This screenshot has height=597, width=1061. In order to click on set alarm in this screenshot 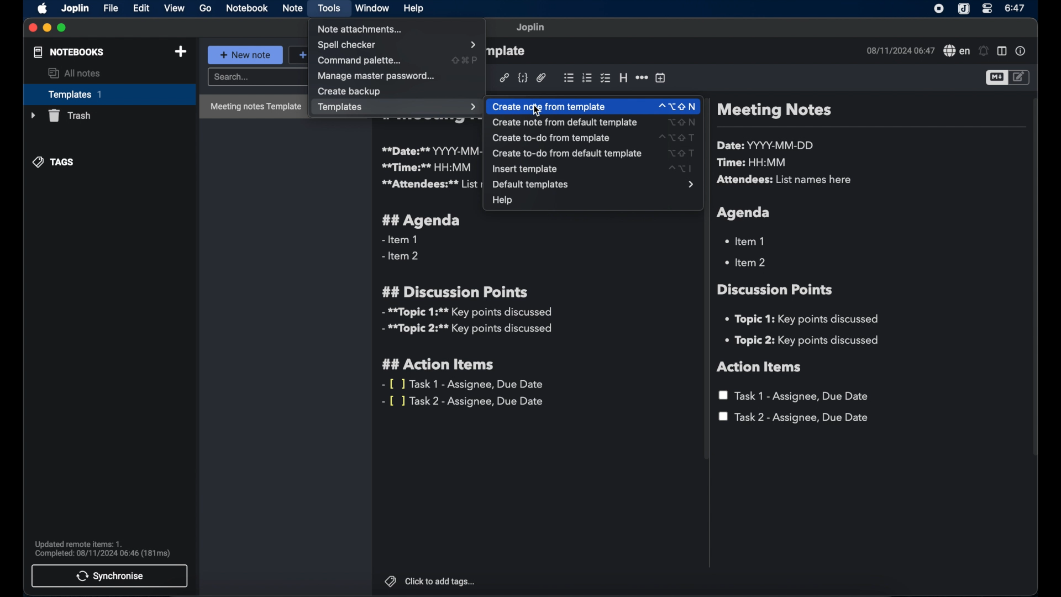, I will do `click(983, 51)`.